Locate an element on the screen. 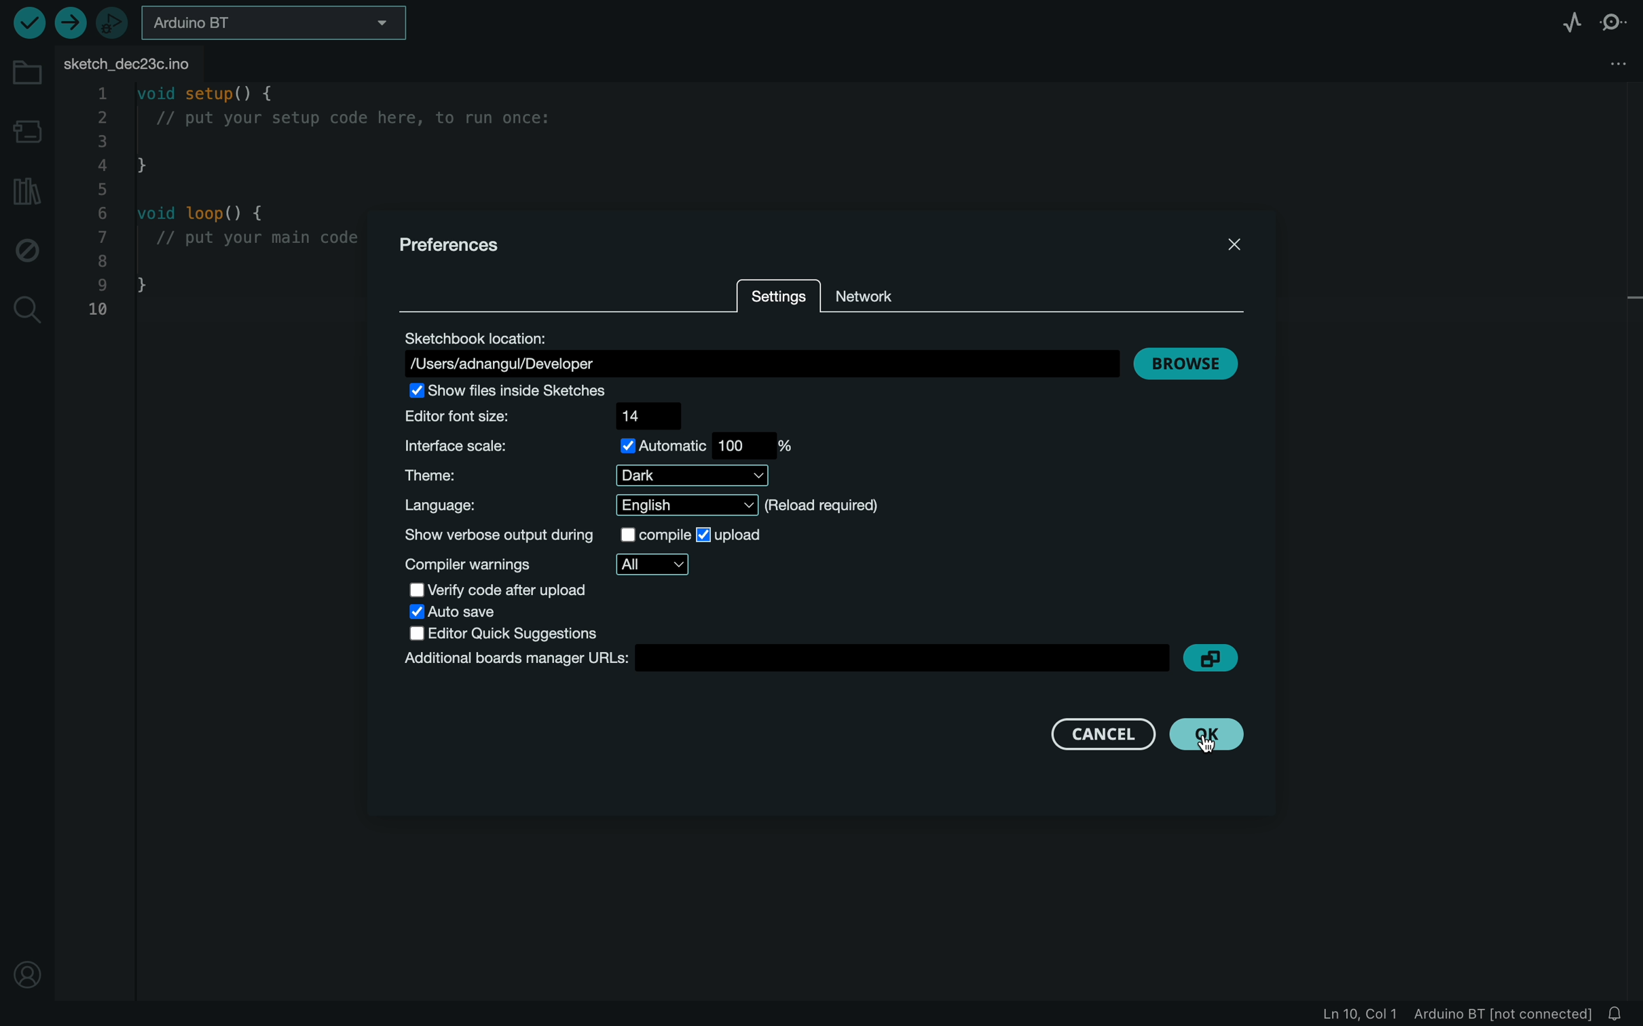  location is located at coordinates (760, 348).